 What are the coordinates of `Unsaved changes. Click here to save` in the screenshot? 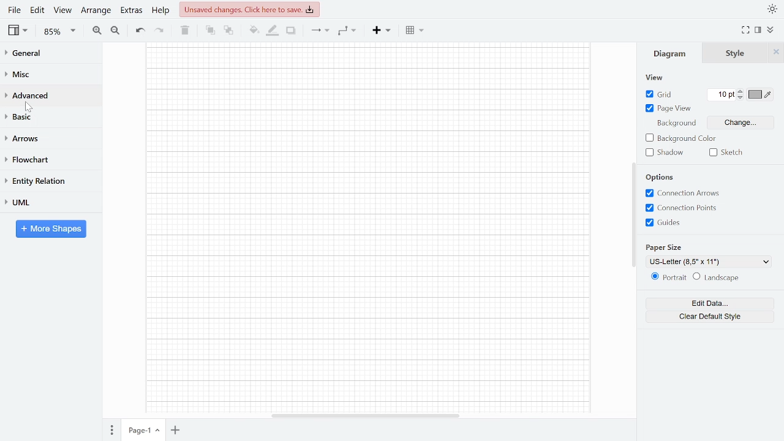 It's located at (249, 9).